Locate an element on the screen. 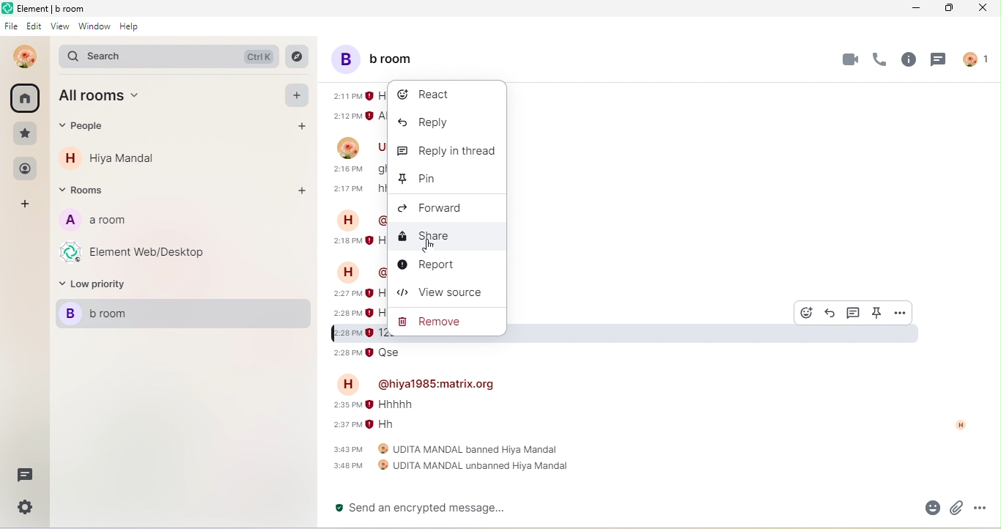  a room is located at coordinates (105, 223).